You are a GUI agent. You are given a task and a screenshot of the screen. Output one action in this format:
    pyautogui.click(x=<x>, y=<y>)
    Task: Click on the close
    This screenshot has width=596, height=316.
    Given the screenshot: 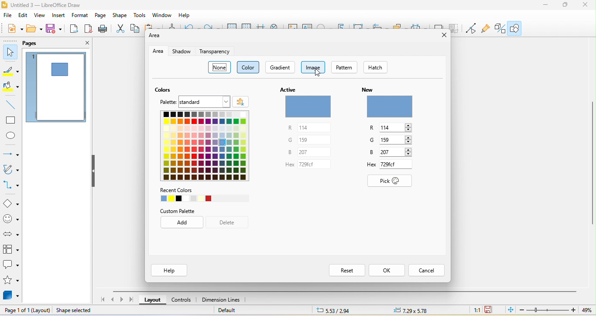 What is the action you would take?
    pyautogui.click(x=82, y=43)
    